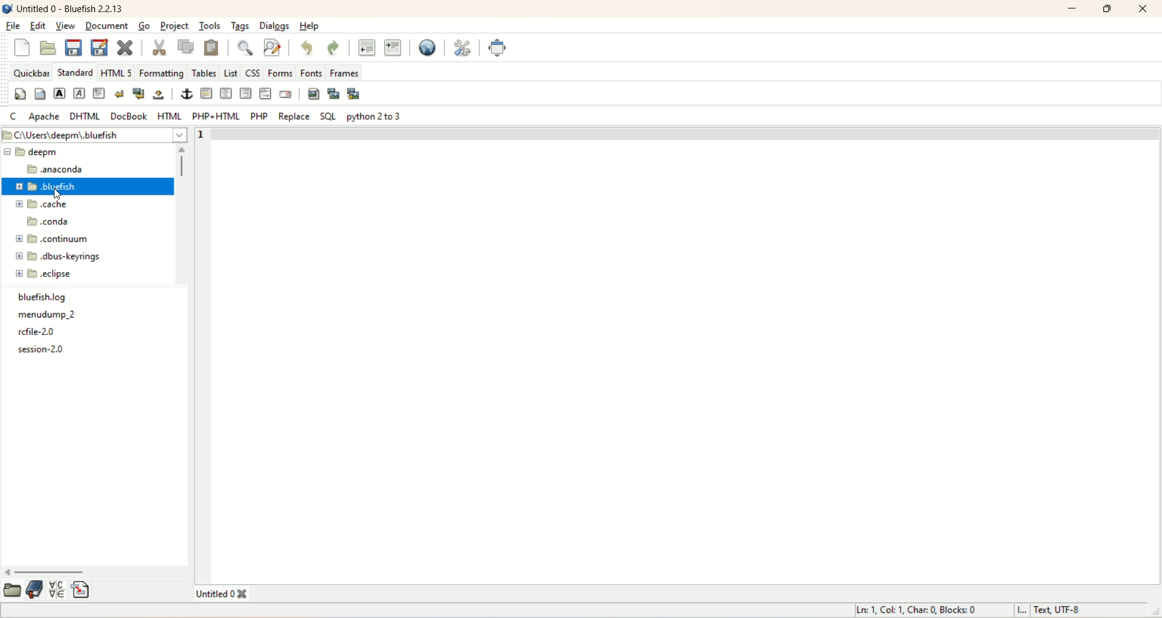 The width and height of the screenshot is (1162, 618). I want to click on PHP+HTML, so click(215, 115).